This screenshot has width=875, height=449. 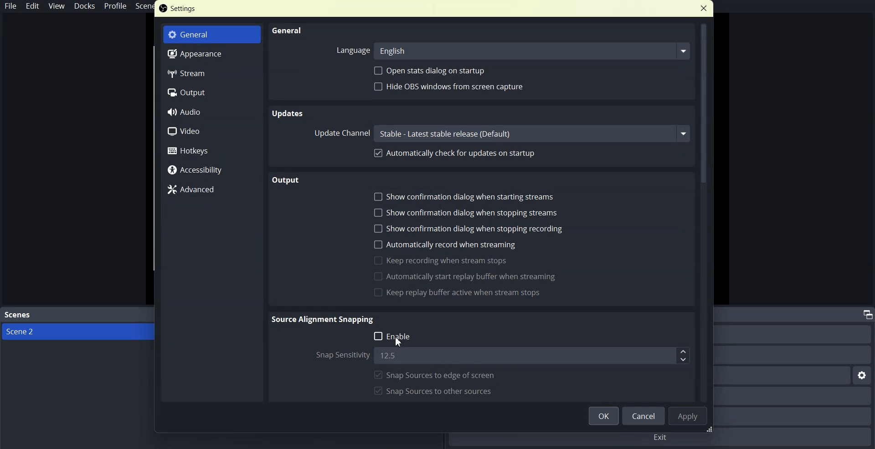 What do you see at coordinates (465, 213) in the screenshot?
I see `Show confirmation dialogue when stopping streams` at bounding box center [465, 213].